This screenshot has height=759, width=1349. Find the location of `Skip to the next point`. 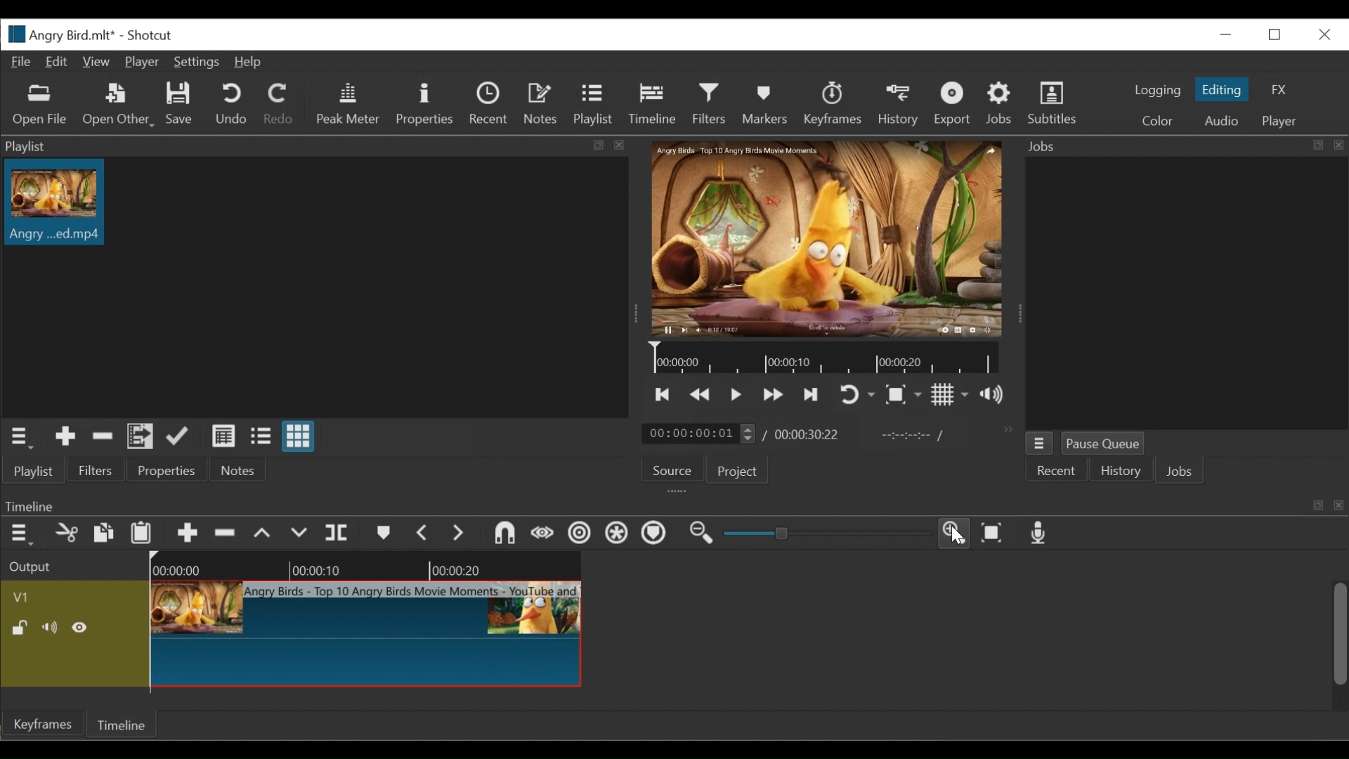

Skip to the next point is located at coordinates (812, 393).